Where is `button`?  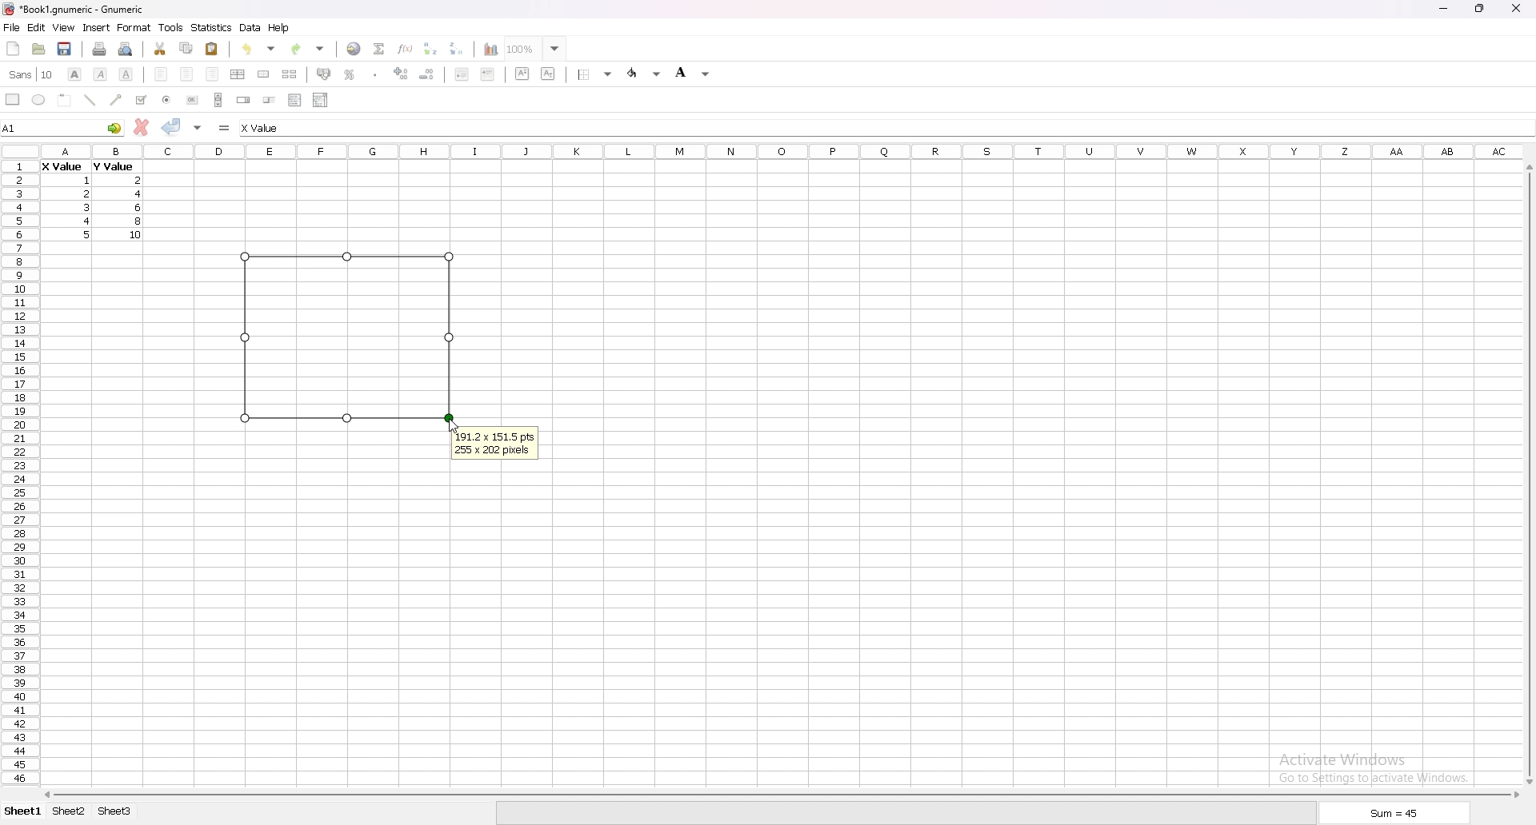
button is located at coordinates (192, 100).